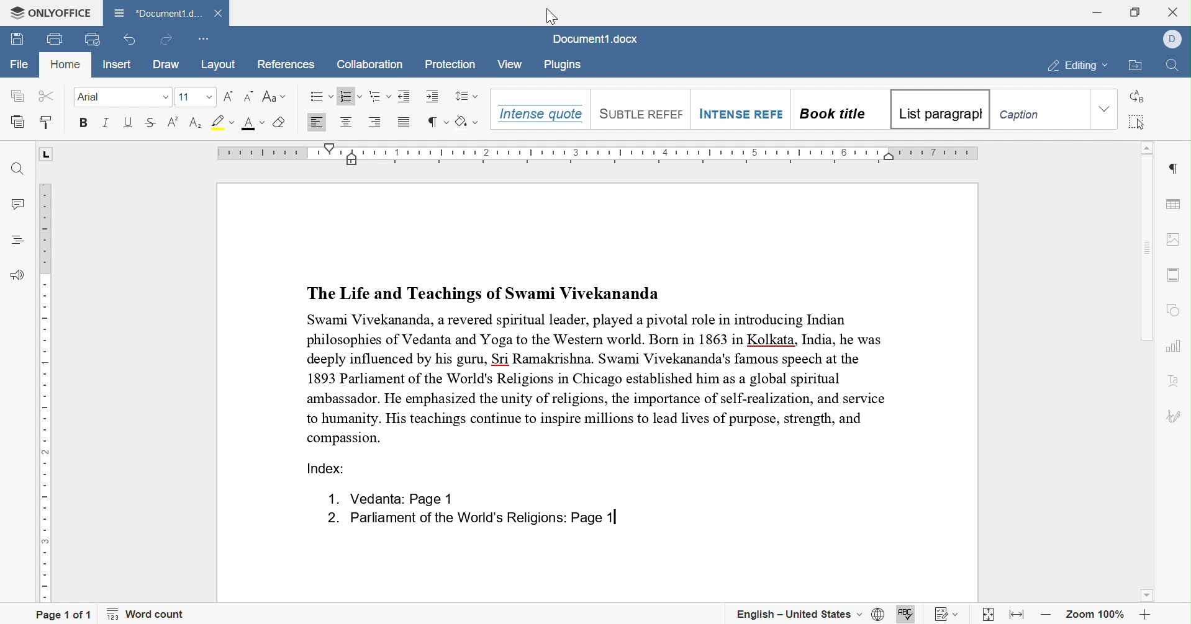  What do you see at coordinates (128, 121) in the screenshot?
I see `underline` at bounding box center [128, 121].